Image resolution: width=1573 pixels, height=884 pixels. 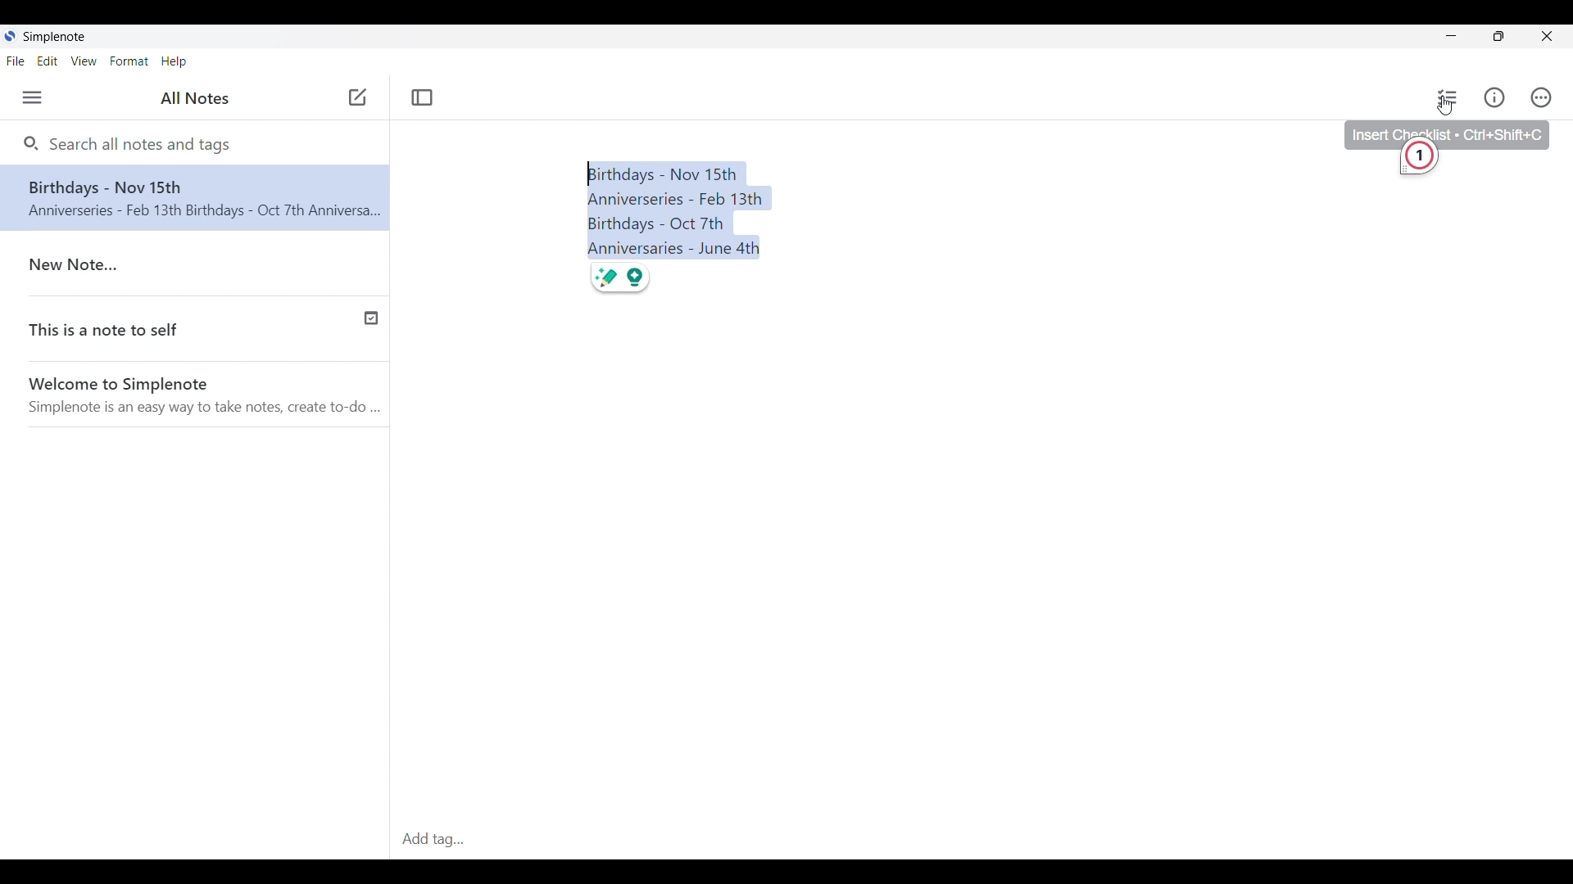 What do you see at coordinates (49, 37) in the screenshot?
I see `Simplenote logo and name` at bounding box center [49, 37].